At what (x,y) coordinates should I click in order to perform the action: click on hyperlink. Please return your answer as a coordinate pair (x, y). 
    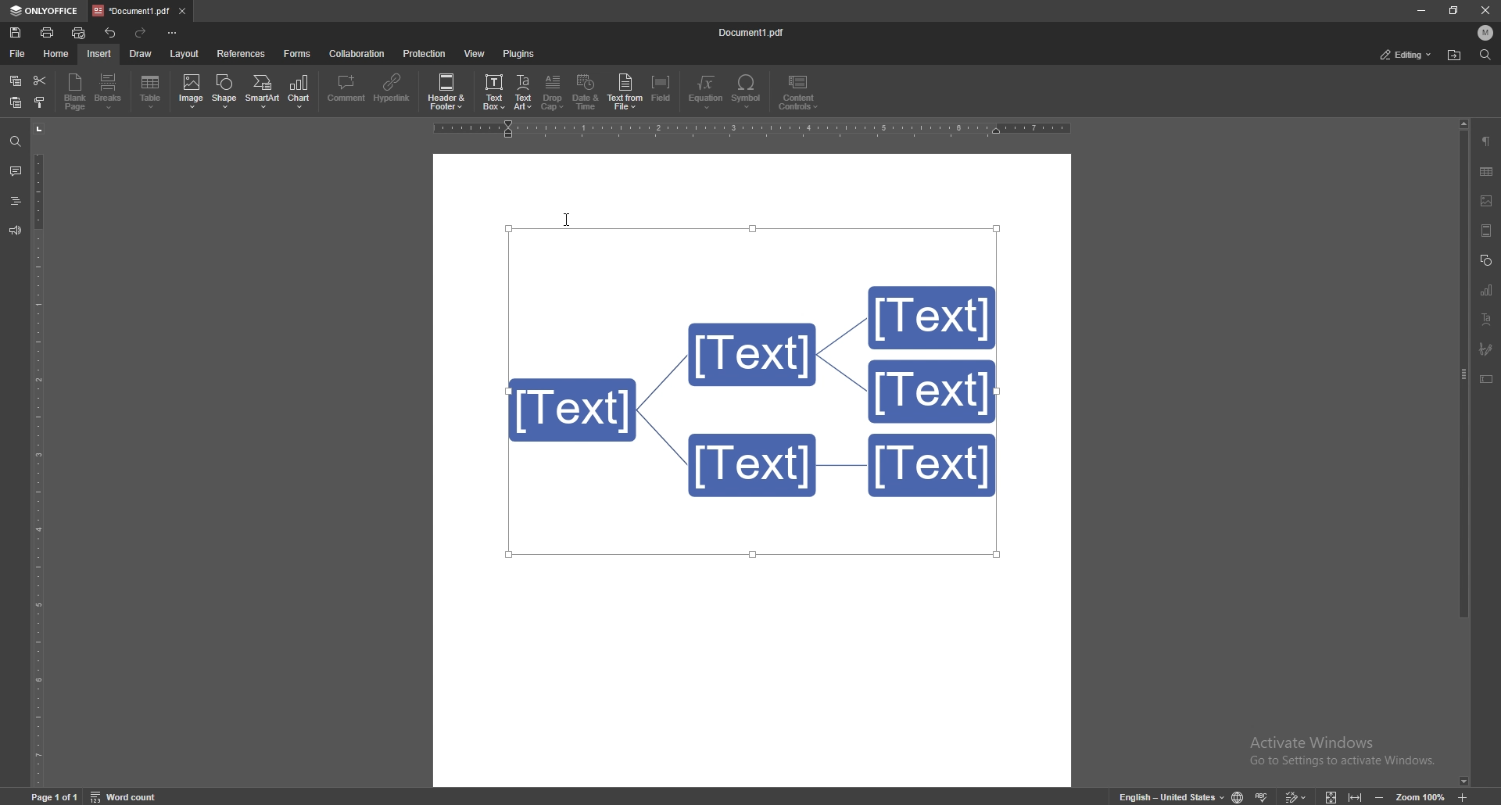
    Looking at the image, I should click on (392, 90).